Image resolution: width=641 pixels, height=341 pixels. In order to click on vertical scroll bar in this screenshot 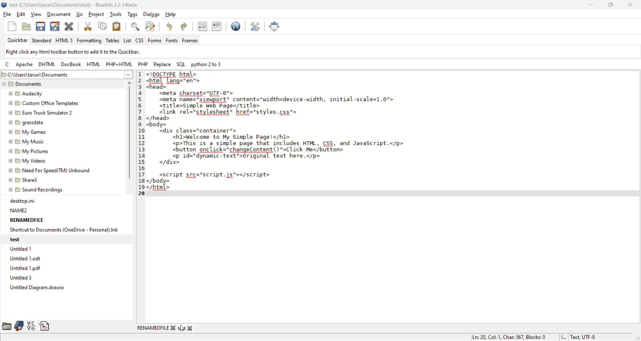, I will do `click(130, 133)`.